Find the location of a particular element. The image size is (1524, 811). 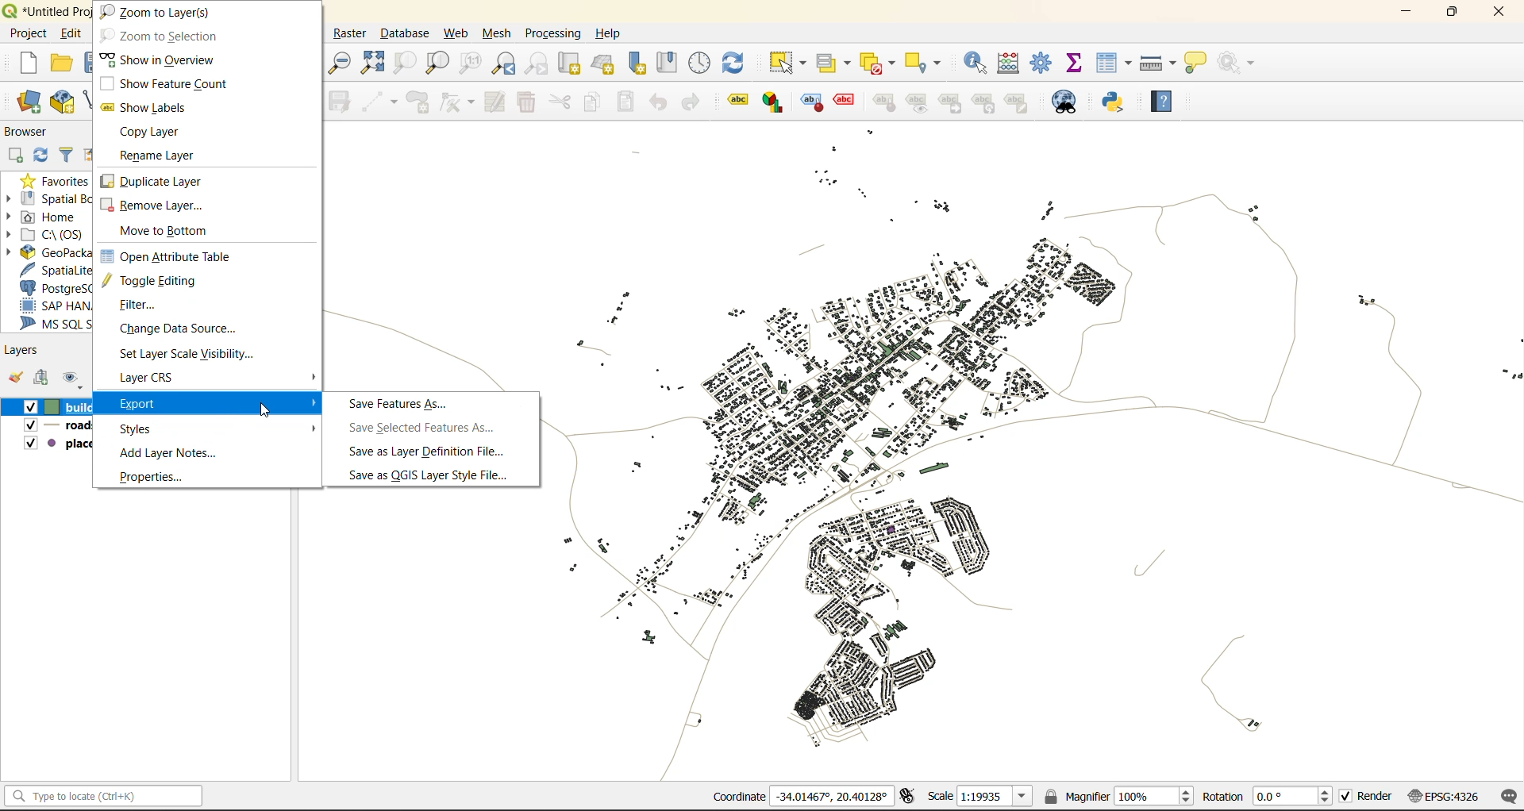

metasearch is located at coordinates (1072, 102).